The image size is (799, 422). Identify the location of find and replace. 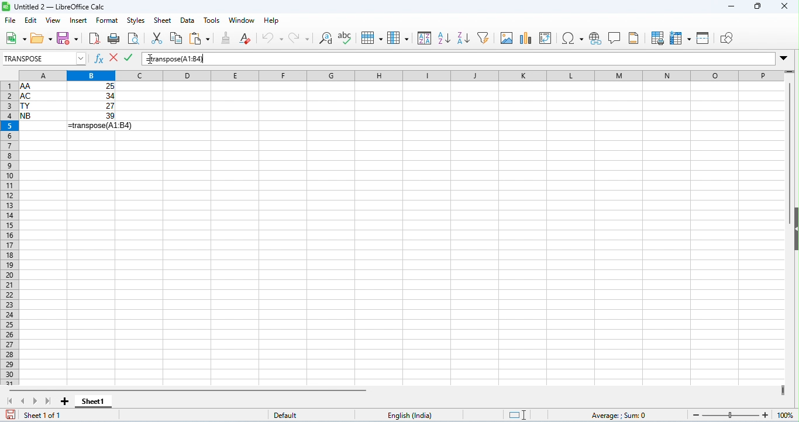
(327, 38).